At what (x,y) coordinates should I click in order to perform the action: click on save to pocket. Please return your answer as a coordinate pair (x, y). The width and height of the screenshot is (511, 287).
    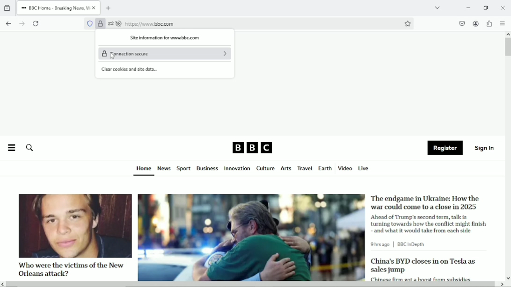
    Looking at the image, I should click on (461, 23).